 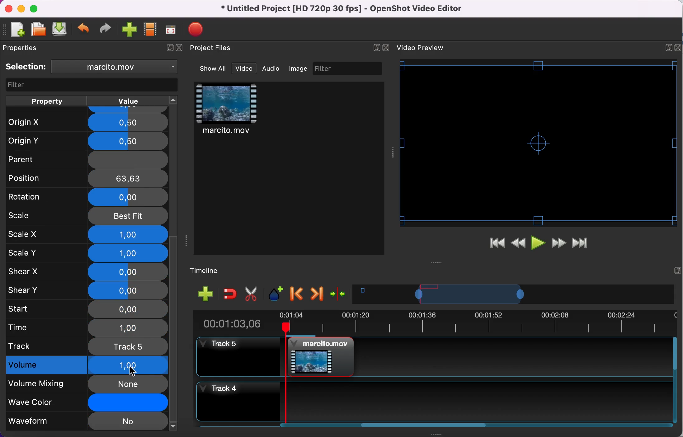 I want to click on Expand/Collapse, so click(x=669, y=48).